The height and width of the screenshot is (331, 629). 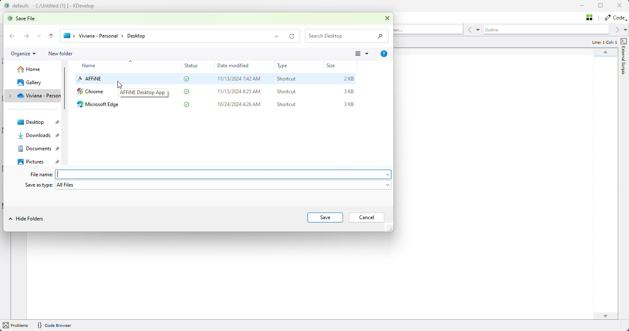 What do you see at coordinates (590, 17) in the screenshot?
I see `Stash` at bounding box center [590, 17].